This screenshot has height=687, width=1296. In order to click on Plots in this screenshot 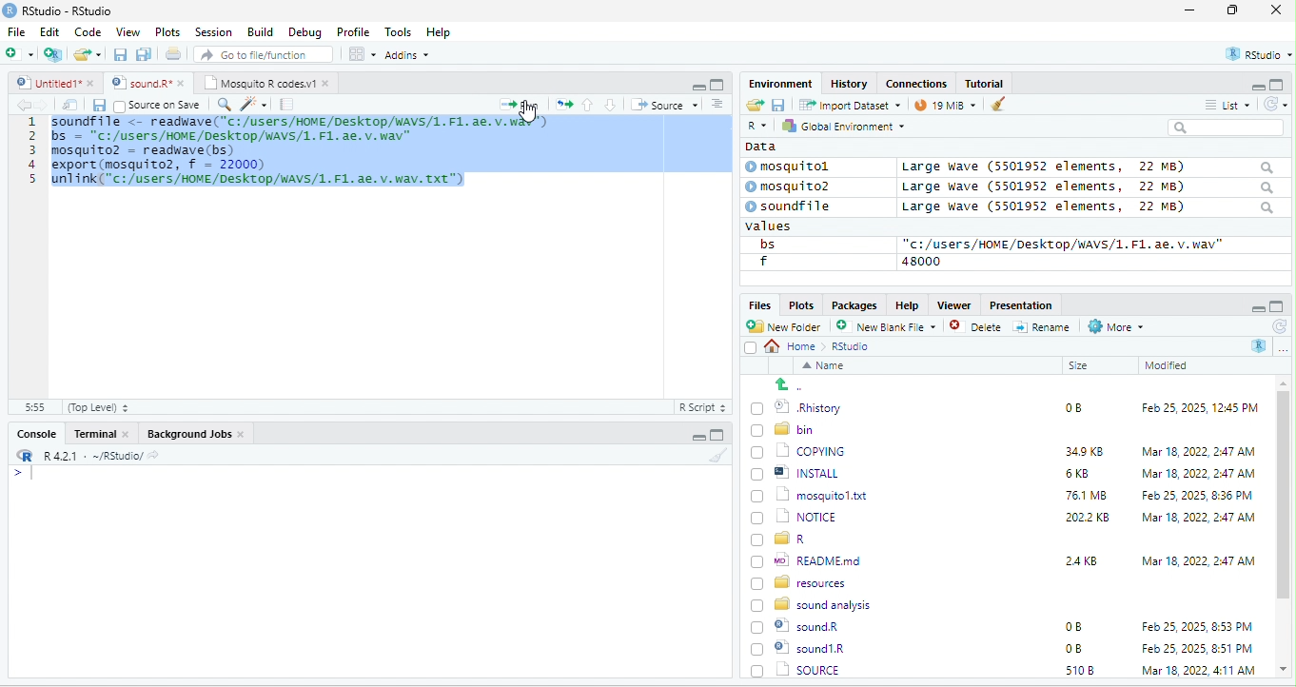, I will do `click(168, 31)`.